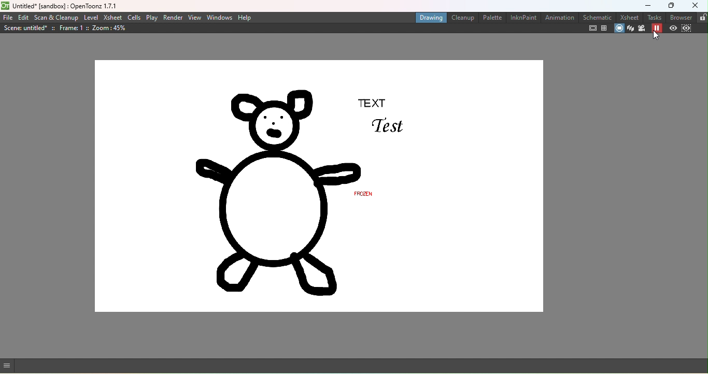  What do you see at coordinates (428, 18) in the screenshot?
I see `Drawing` at bounding box center [428, 18].